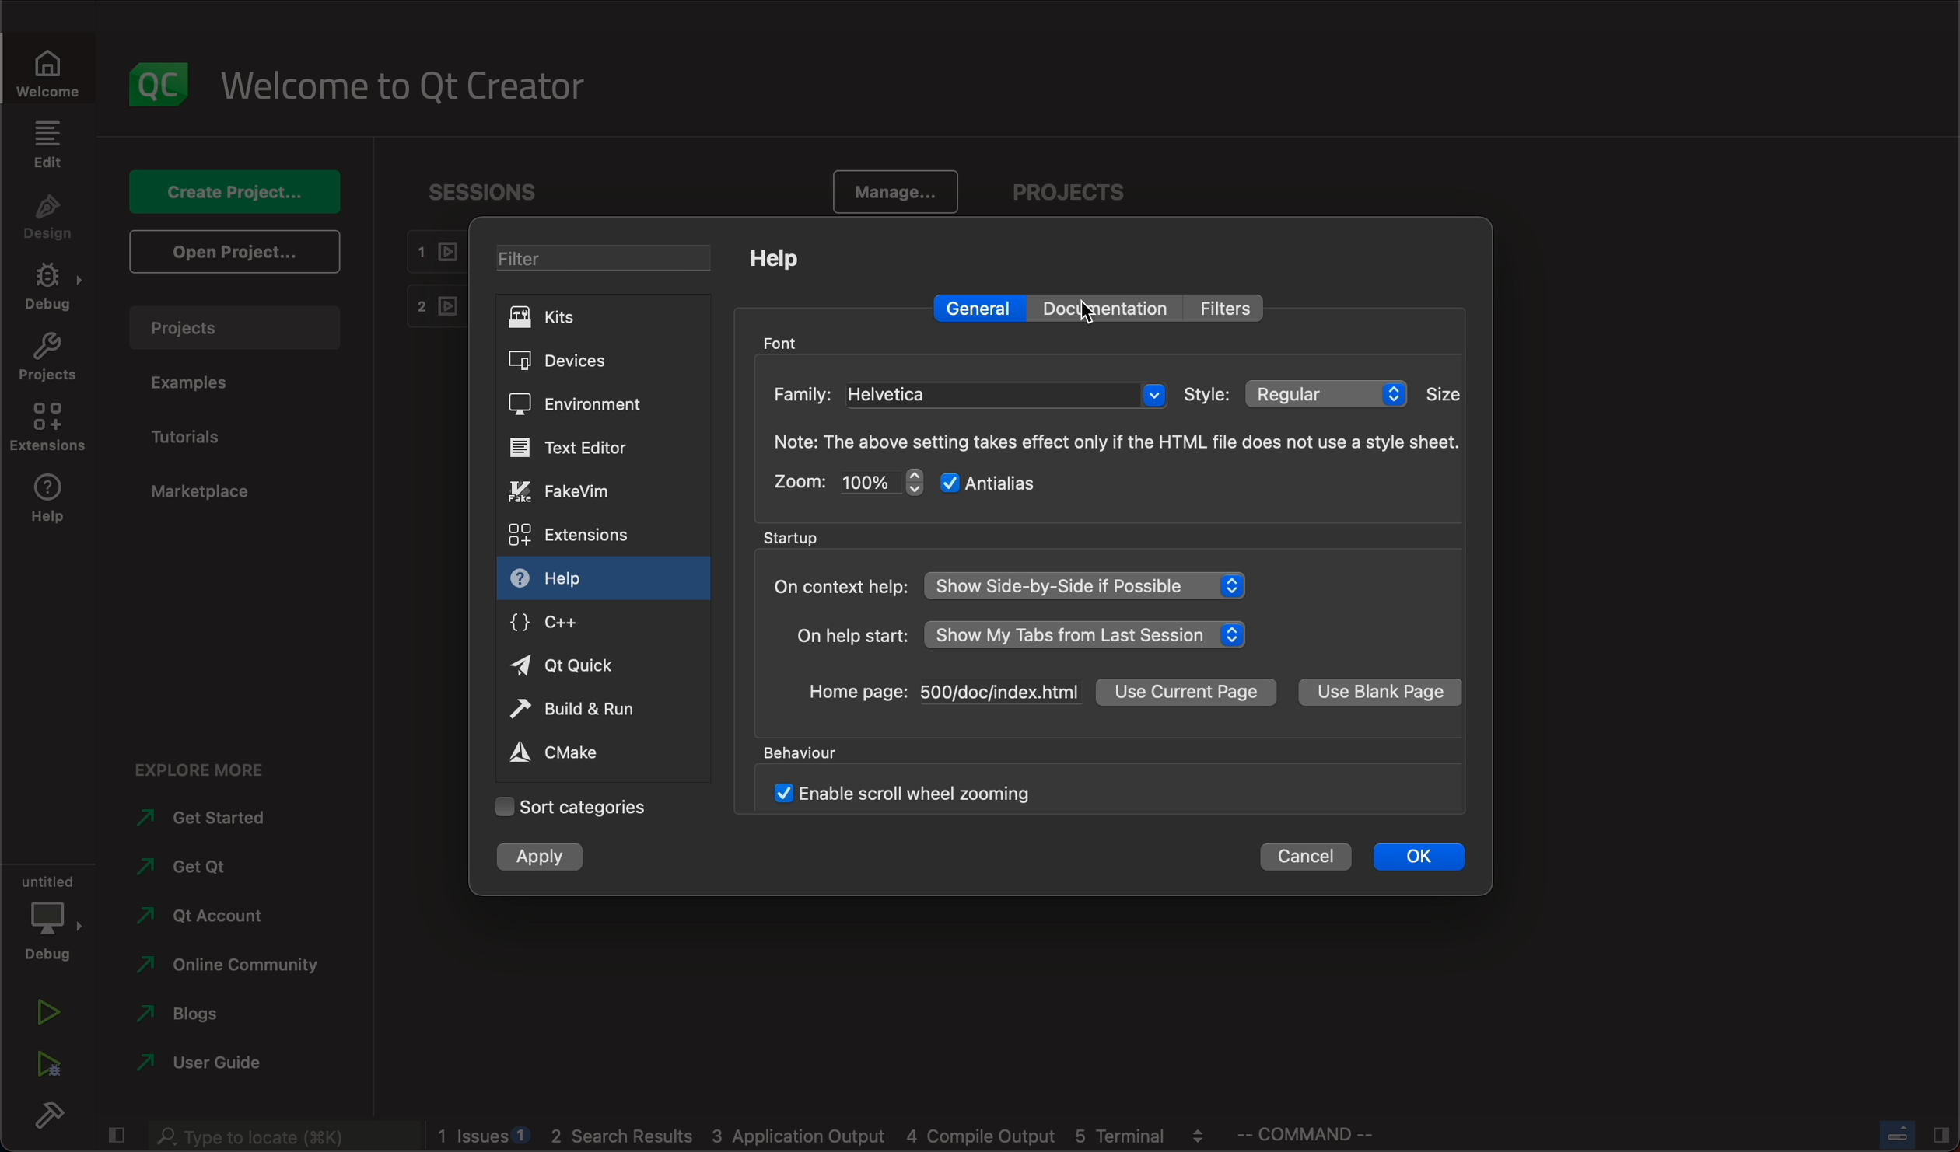 The height and width of the screenshot is (1152, 1960). What do you see at coordinates (970, 396) in the screenshot?
I see `family` at bounding box center [970, 396].